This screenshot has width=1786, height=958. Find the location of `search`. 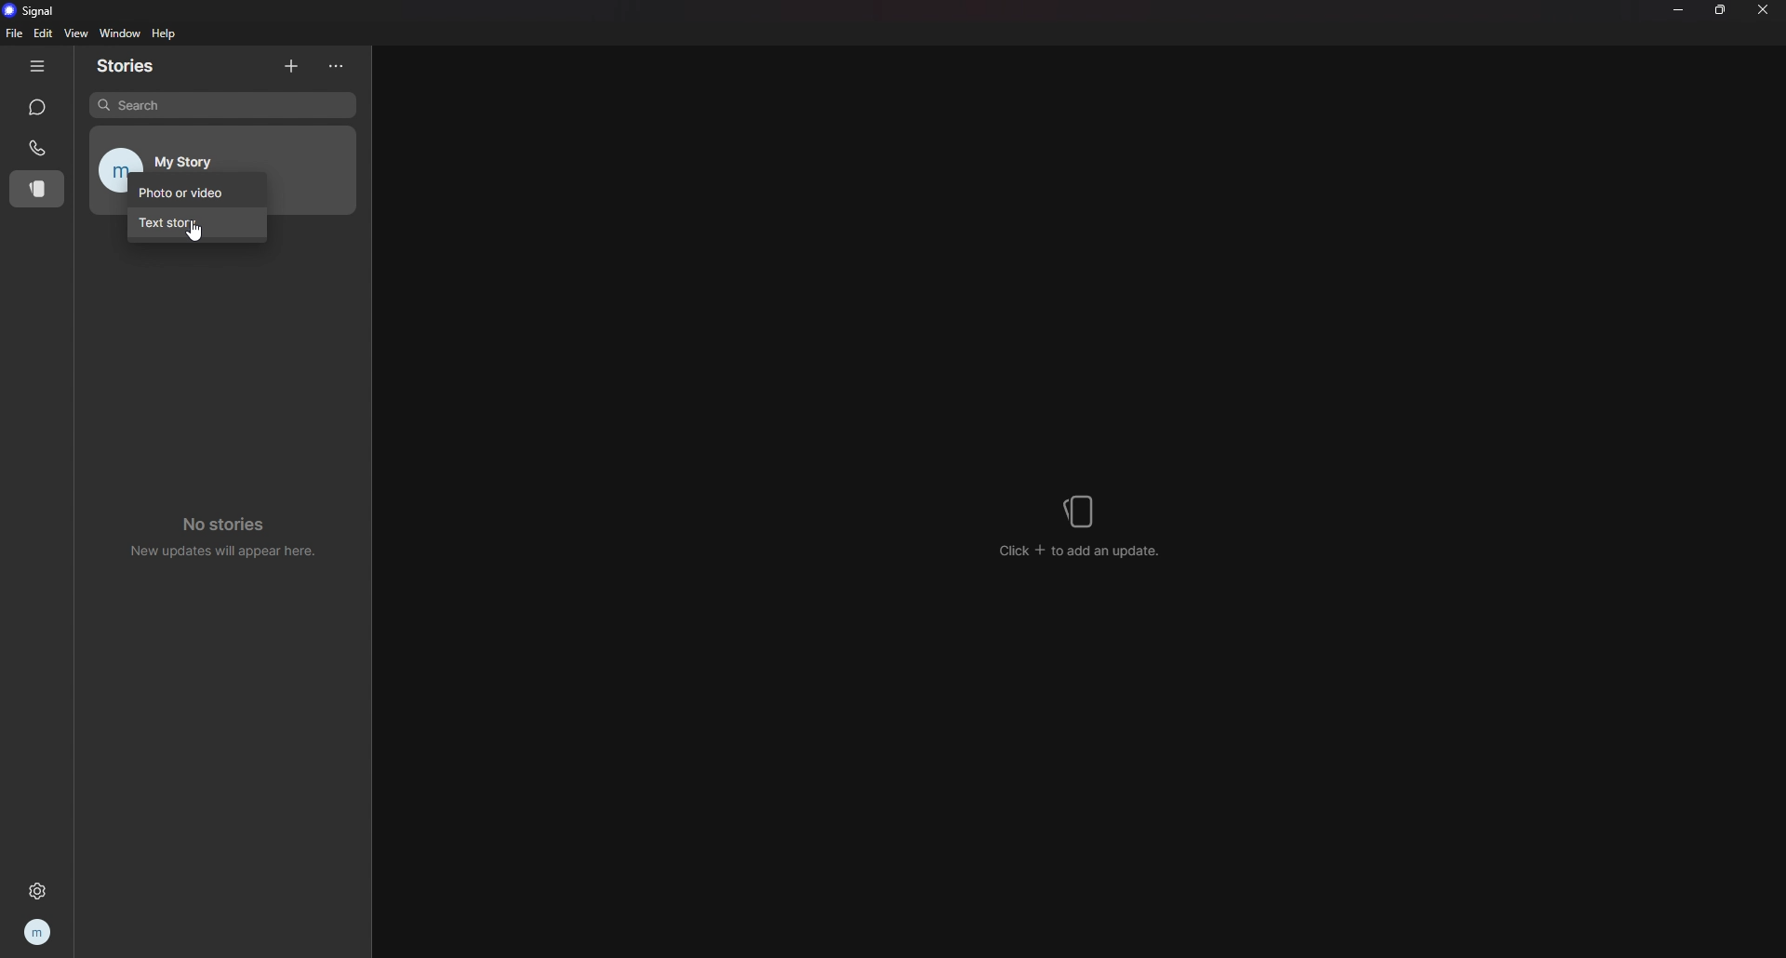

search is located at coordinates (224, 105).